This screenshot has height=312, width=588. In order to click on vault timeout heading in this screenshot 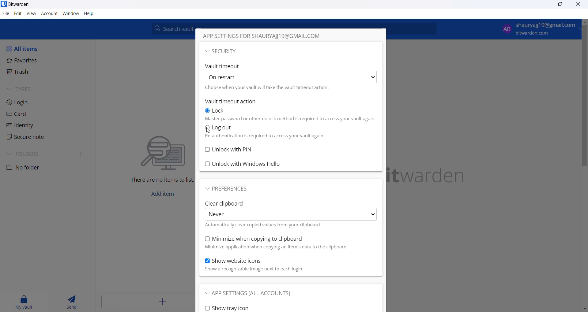, I will do `click(224, 66)`.